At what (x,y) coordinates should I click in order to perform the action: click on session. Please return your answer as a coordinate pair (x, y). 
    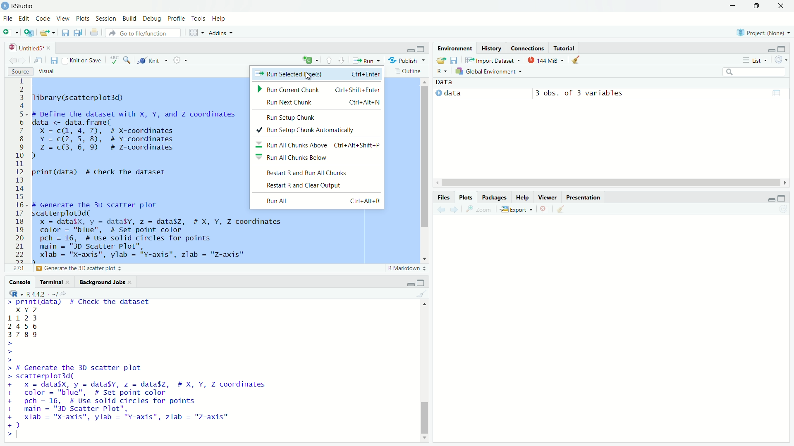
    Looking at the image, I should click on (105, 18).